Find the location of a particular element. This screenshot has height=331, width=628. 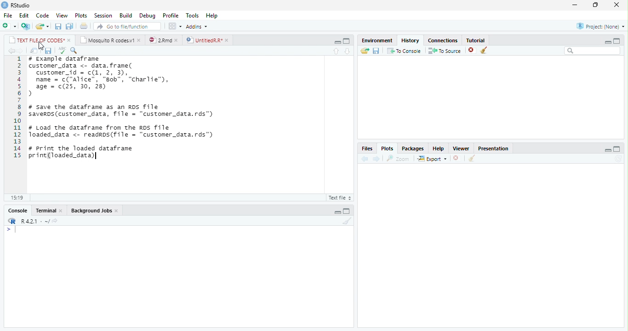

close is located at coordinates (457, 158).